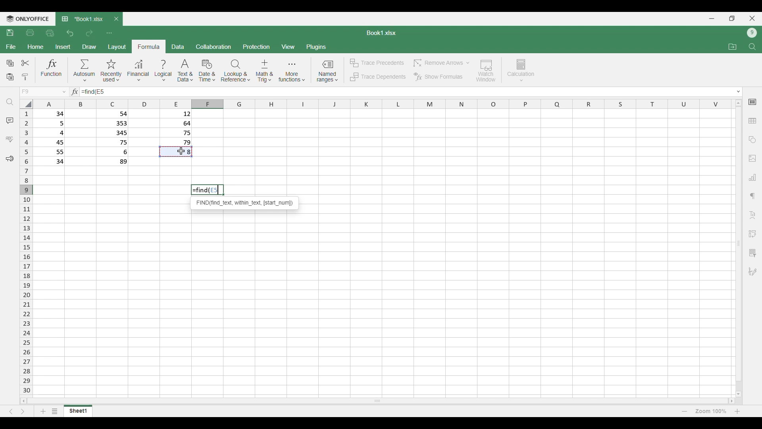 This screenshot has height=429, width=762. What do you see at coordinates (384, 305) in the screenshot?
I see `Current set of cells` at bounding box center [384, 305].